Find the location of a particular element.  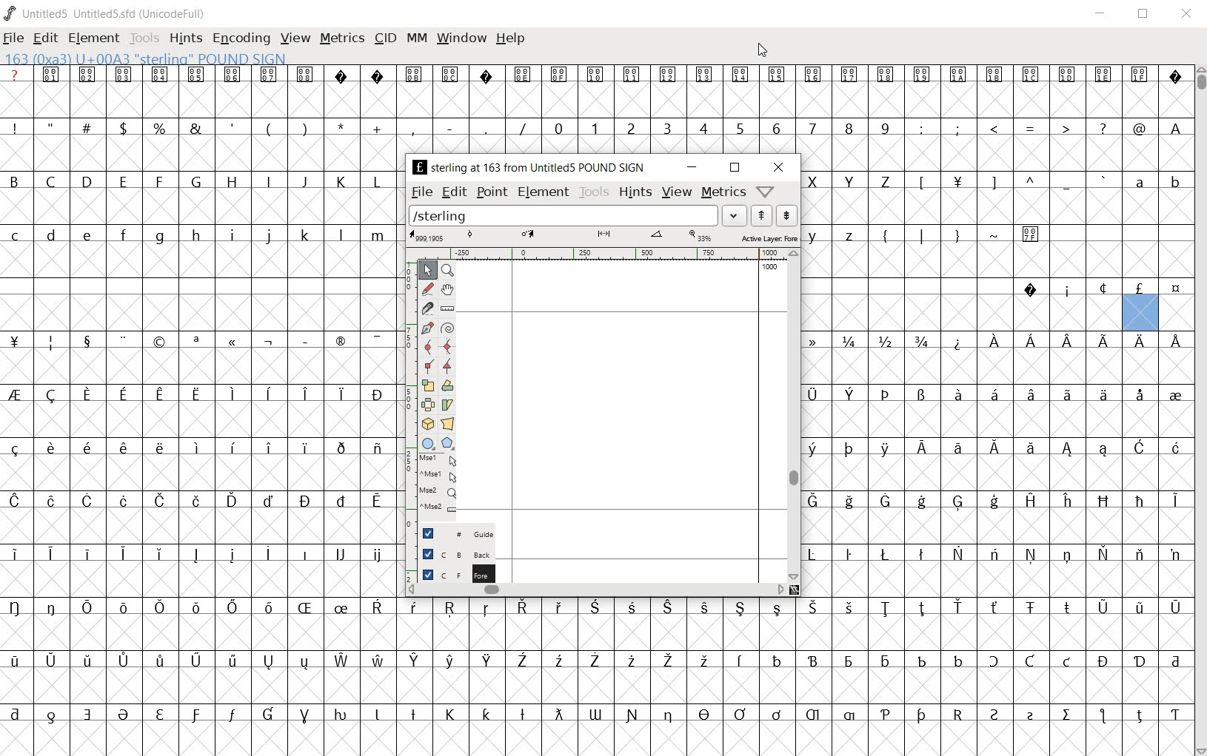

Symbol is located at coordinates (268, 555).